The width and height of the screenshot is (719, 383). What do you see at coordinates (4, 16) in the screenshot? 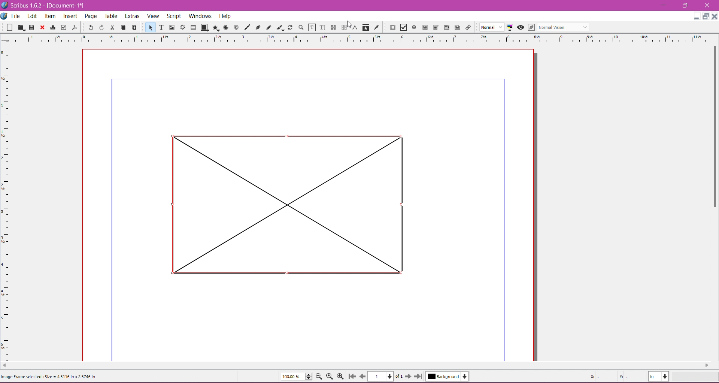
I see `Document` at bounding box center [4, 16].